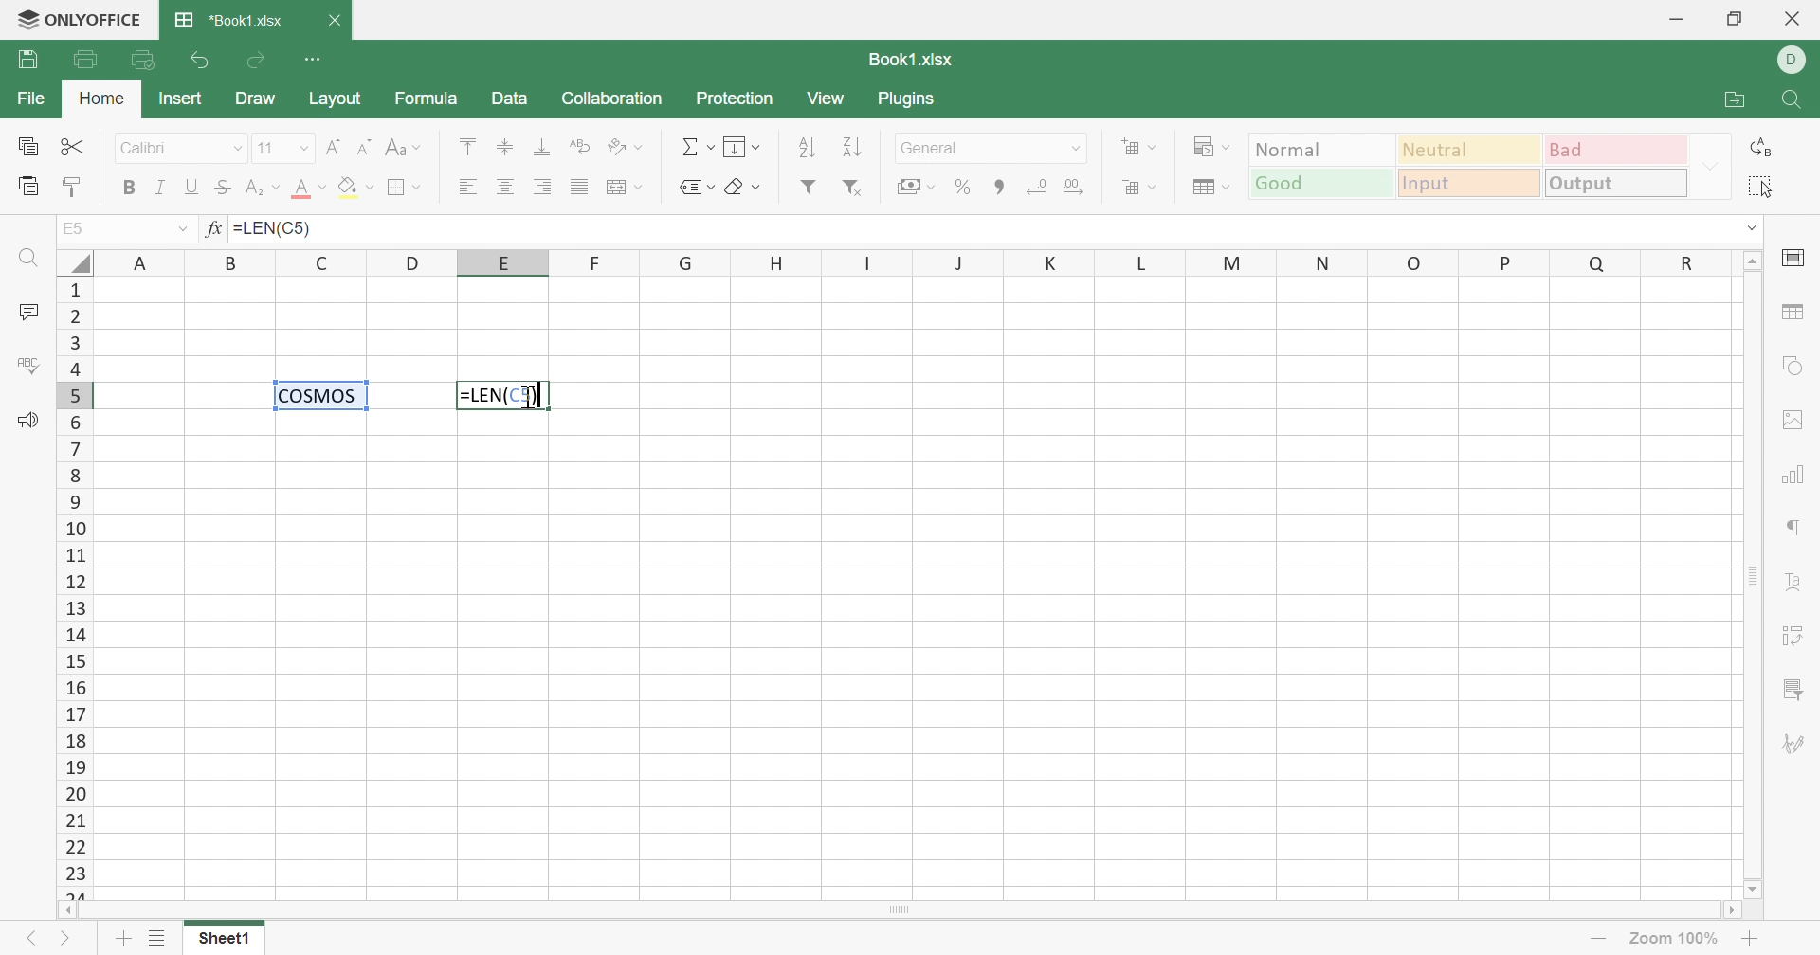  I want to click on Zoom out, so click(1596, 936).